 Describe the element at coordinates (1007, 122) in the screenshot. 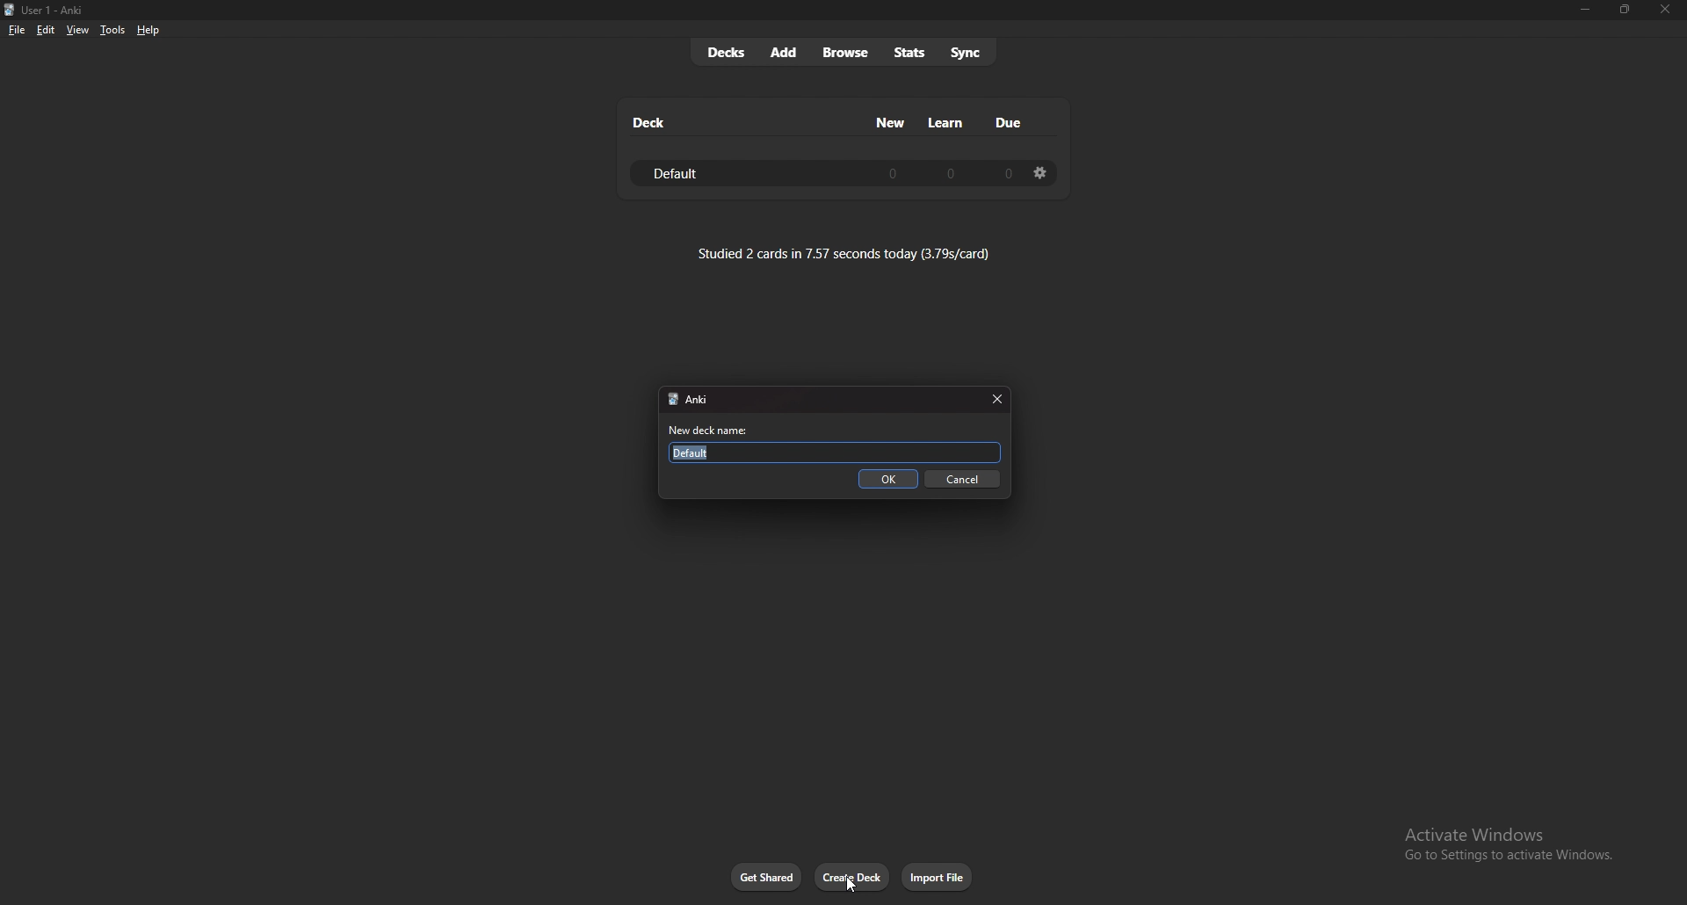

I see `due` at that location.